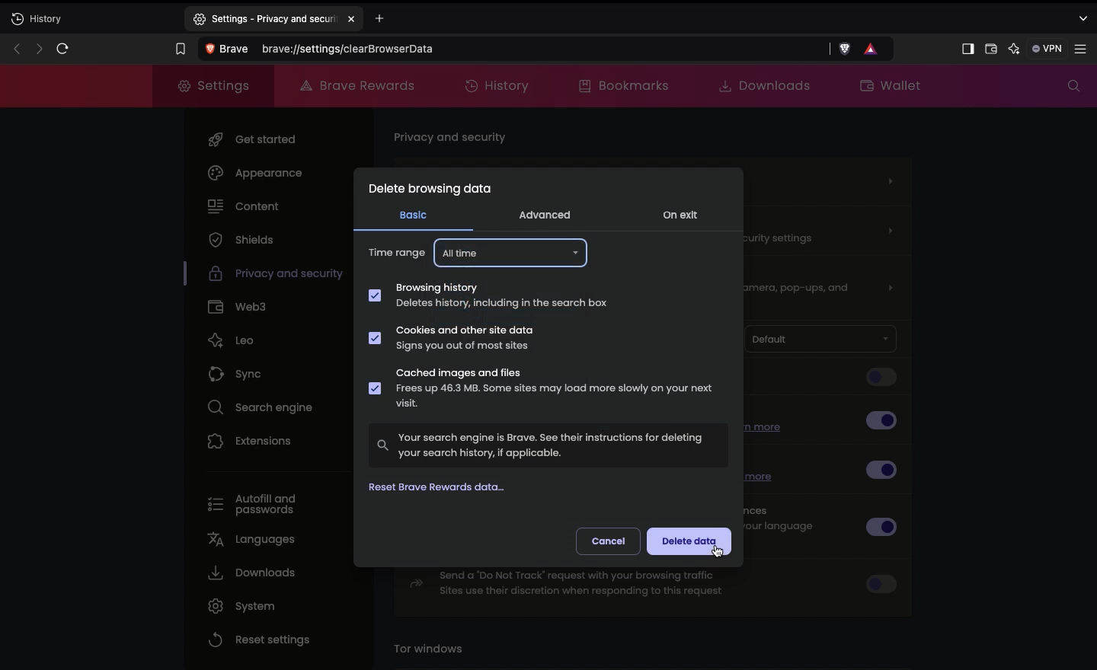 The image size is (1097, 670). What do you see at coordinates (488, 295) in the screenshot?
I see `Browsing history
Deletes history, including in the search box` at bounding box center [488, 295].